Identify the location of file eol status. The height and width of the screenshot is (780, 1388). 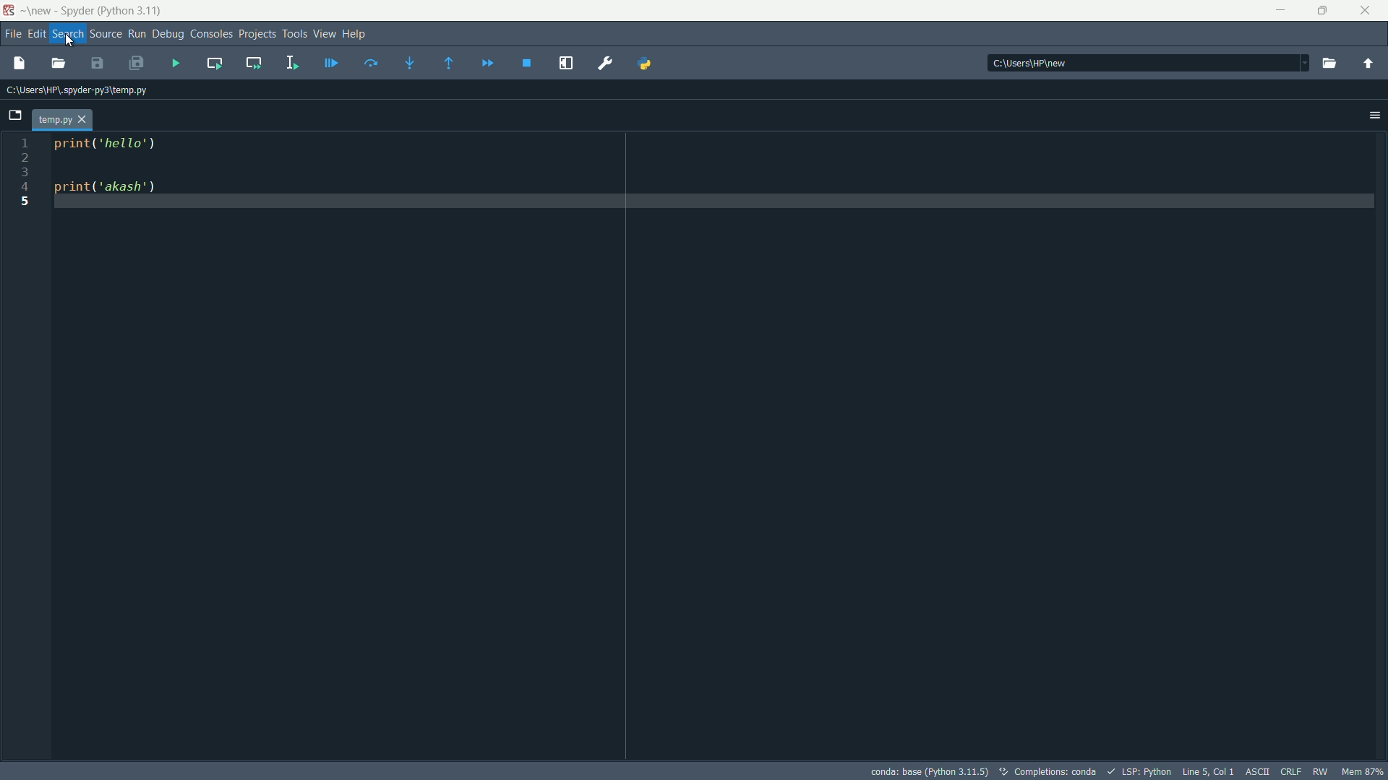
(1293, 771).